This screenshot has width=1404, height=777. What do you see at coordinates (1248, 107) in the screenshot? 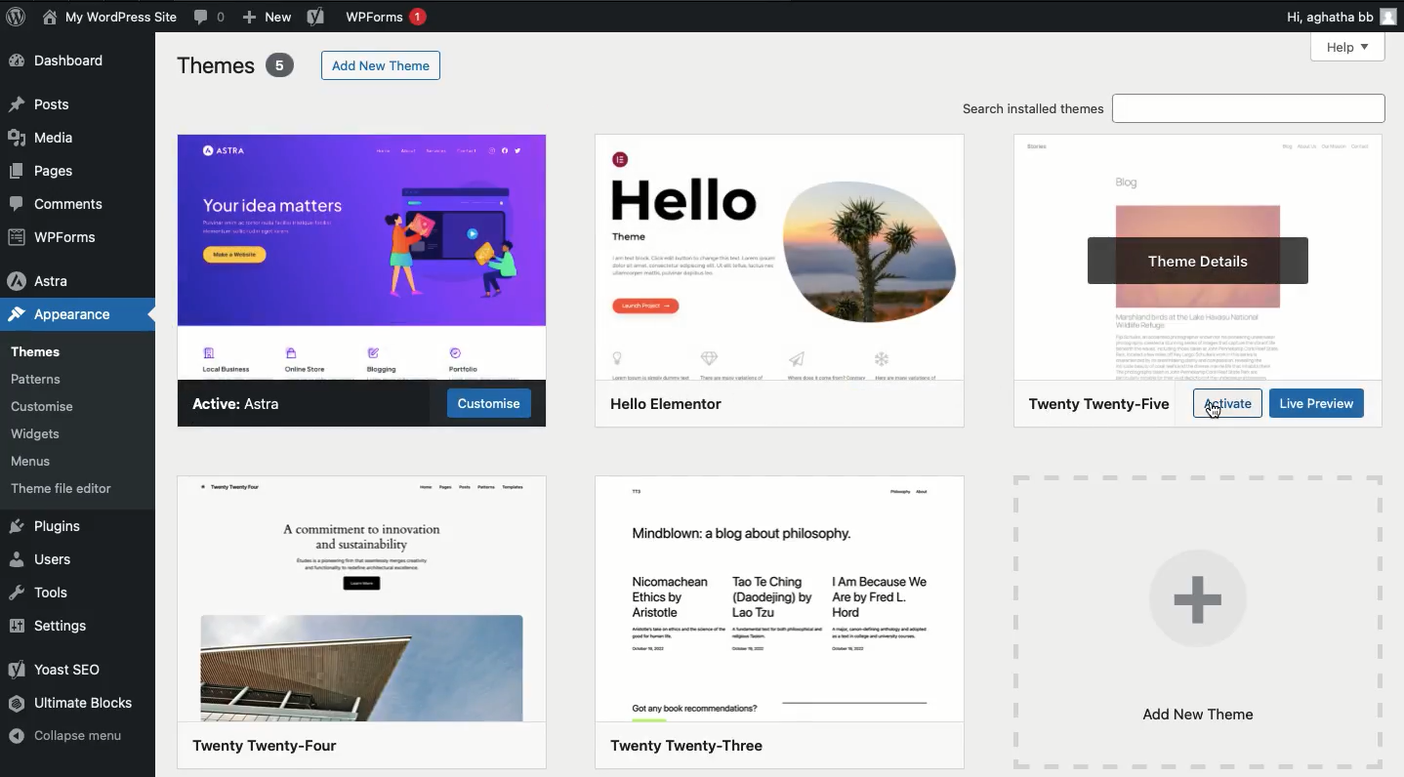
I see `search` at bounding box center [1248, 107].